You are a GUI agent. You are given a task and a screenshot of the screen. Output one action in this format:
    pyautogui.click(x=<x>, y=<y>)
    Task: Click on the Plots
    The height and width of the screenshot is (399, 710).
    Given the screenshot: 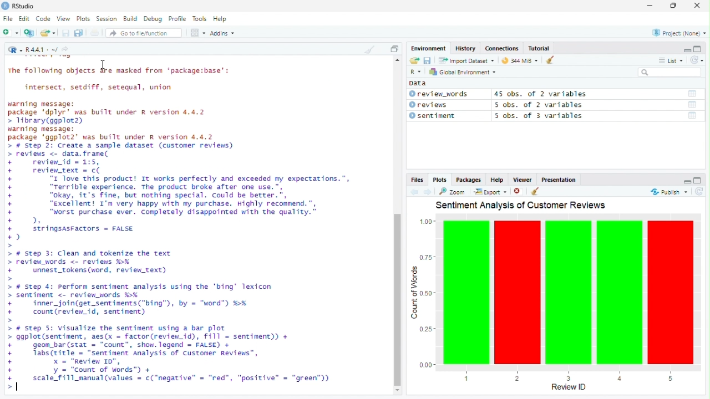 What is the action you would take?
    pyautogui.click(x=440, y=180)
    